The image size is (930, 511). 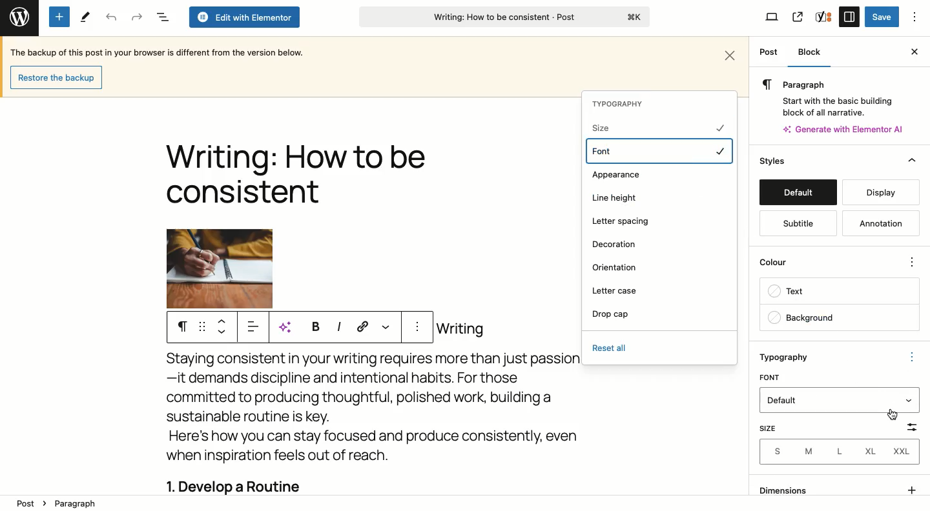 I want to click on Reset all, so click(x=611, y=348).